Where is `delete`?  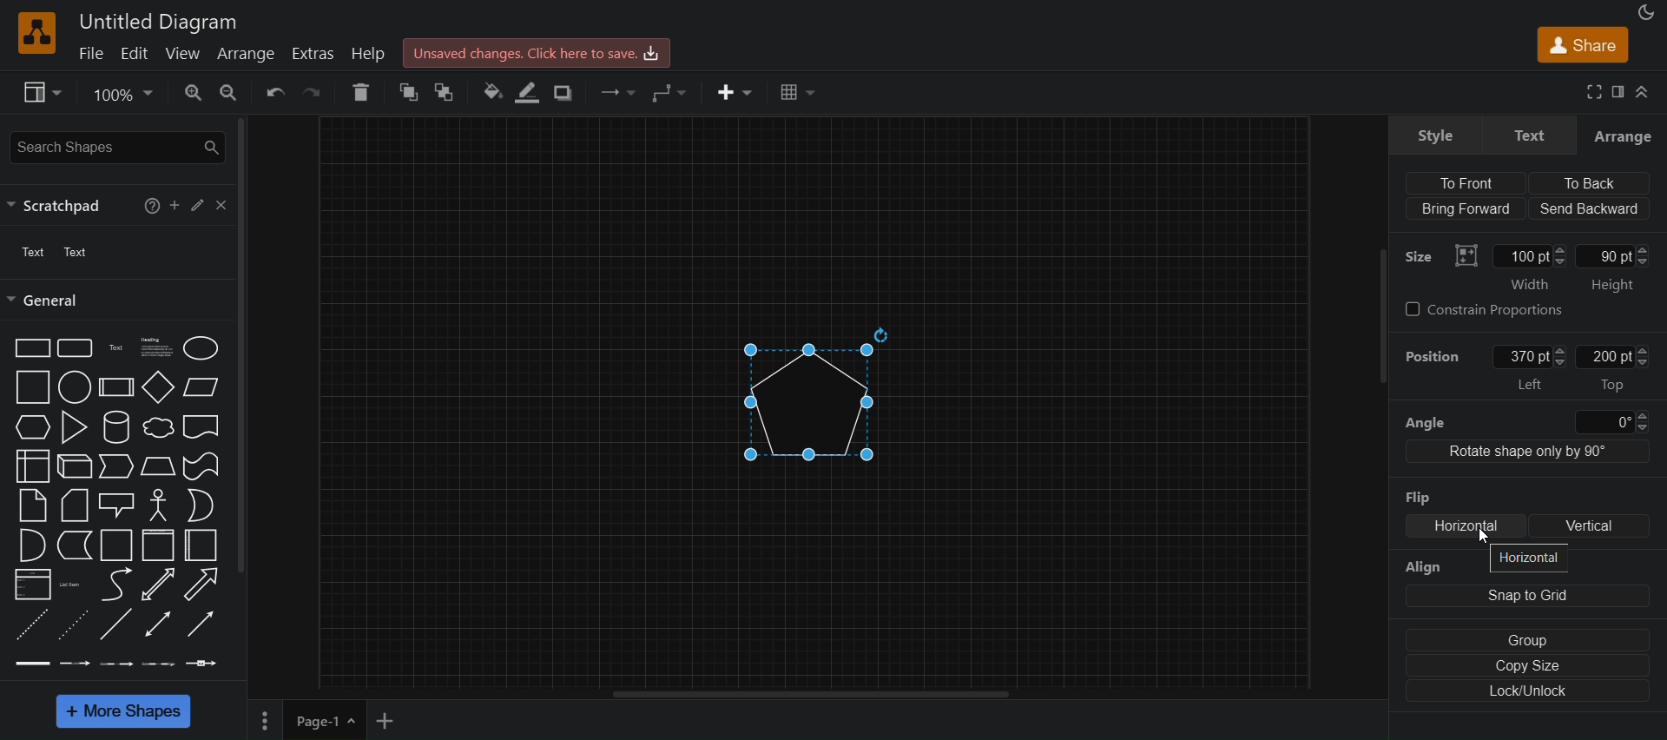 delete is located at coordinates (360, 91).